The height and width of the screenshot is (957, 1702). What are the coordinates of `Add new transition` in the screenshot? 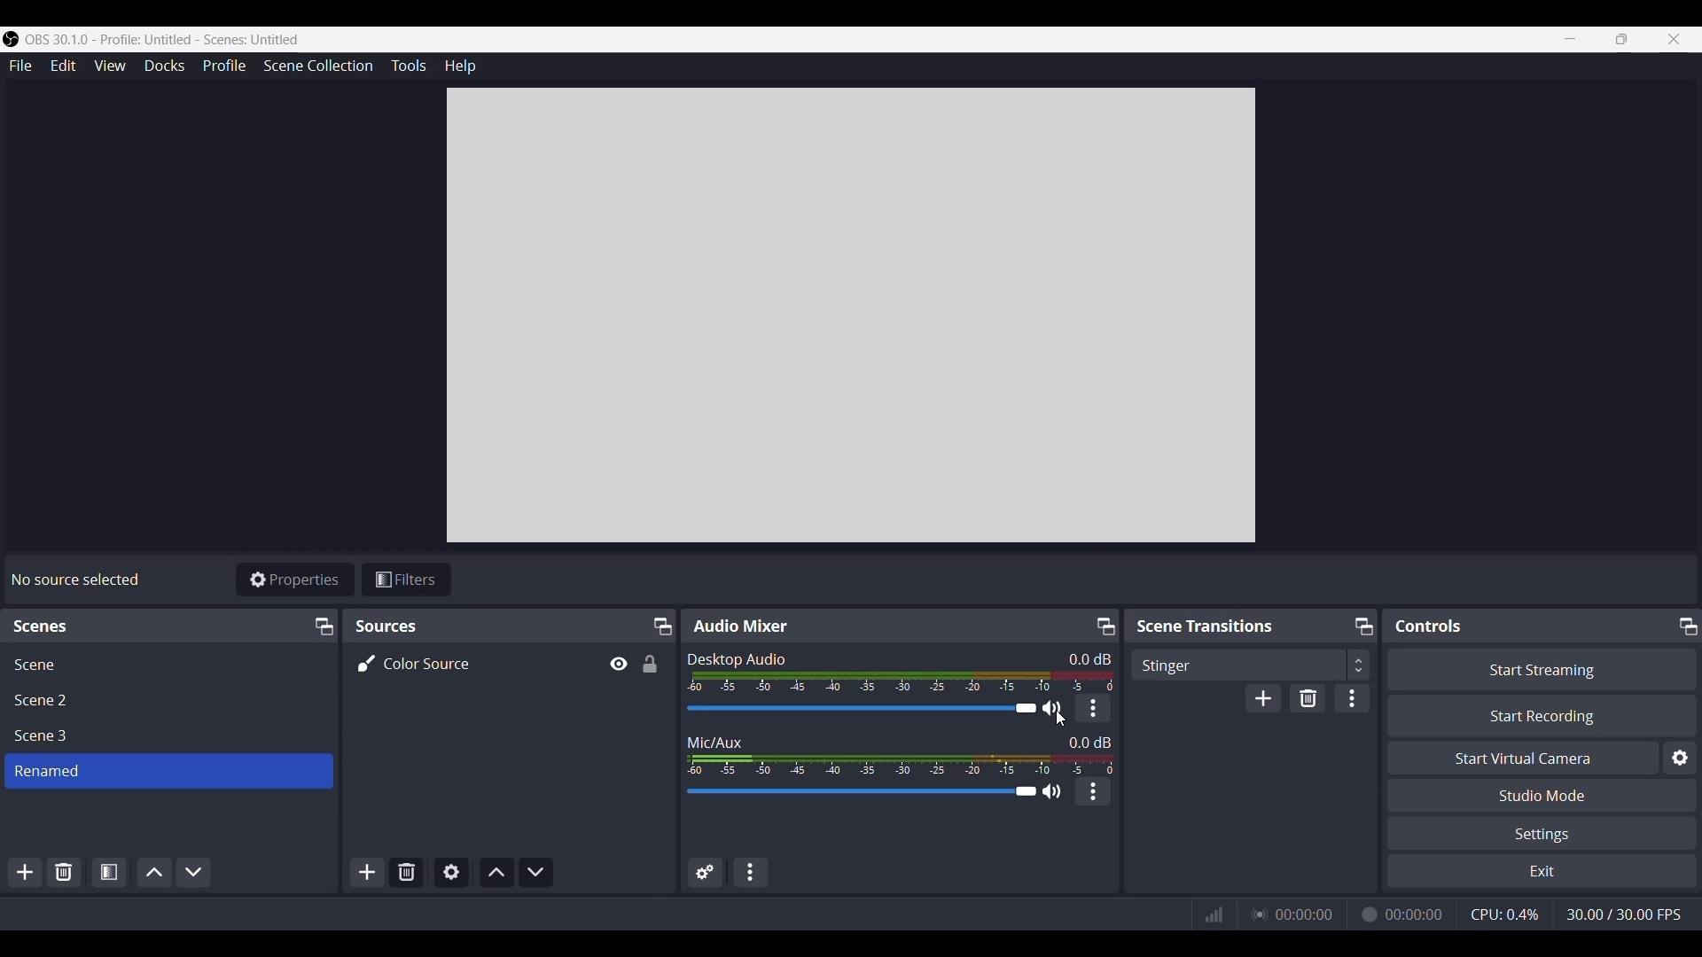 It's located at (1262, 697).